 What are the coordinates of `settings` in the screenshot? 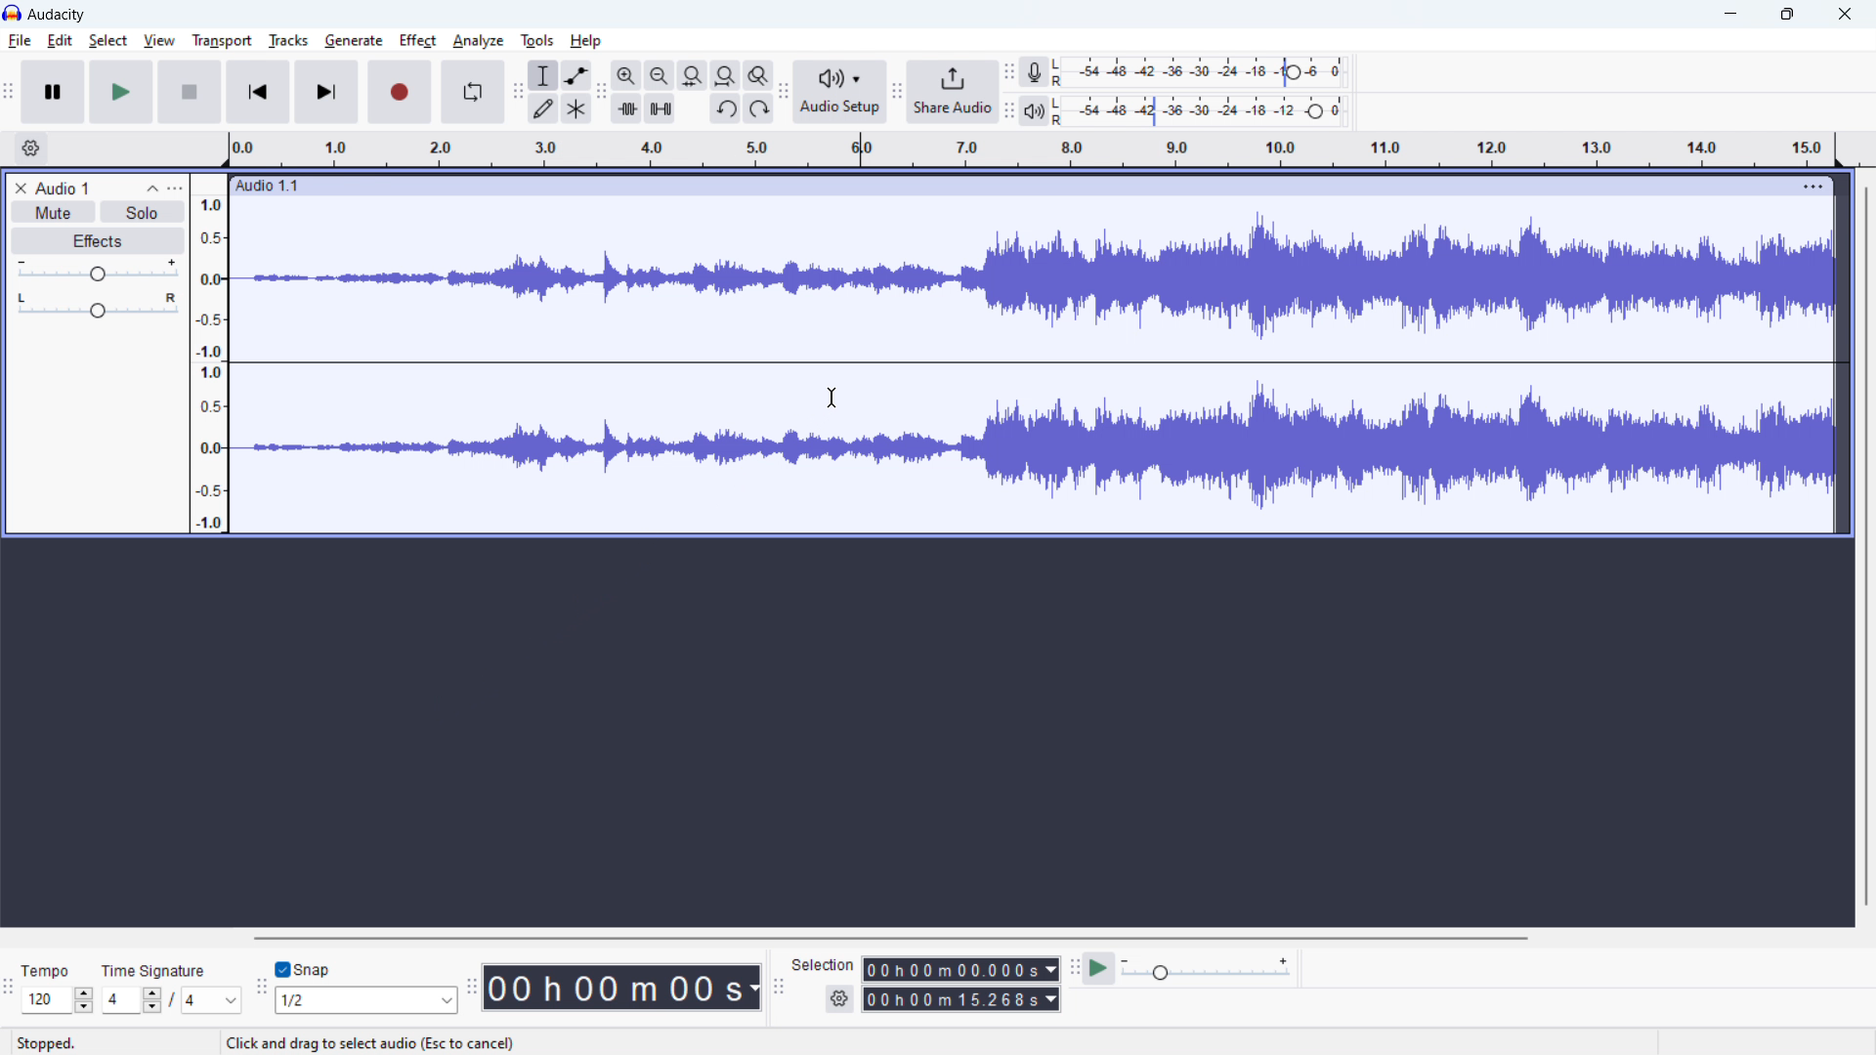 It's located at (838, 999).